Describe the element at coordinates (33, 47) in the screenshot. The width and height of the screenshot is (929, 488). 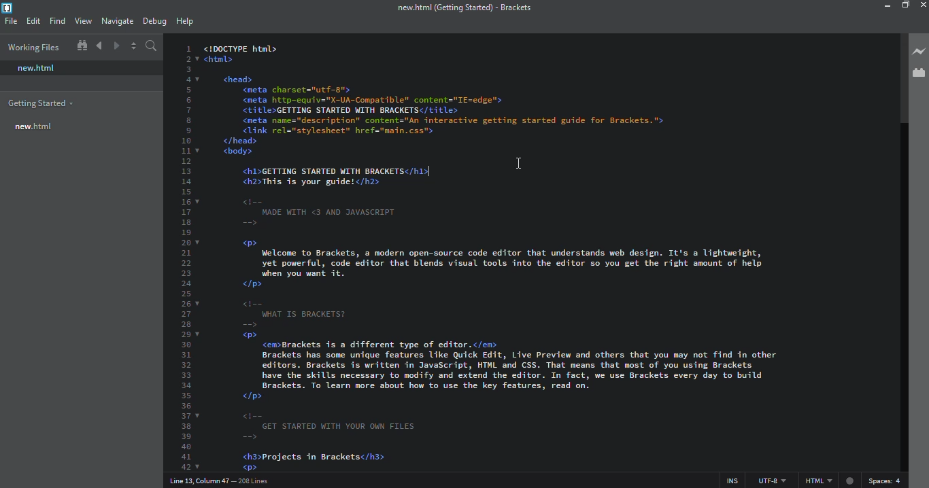
I see `working files` at that location.